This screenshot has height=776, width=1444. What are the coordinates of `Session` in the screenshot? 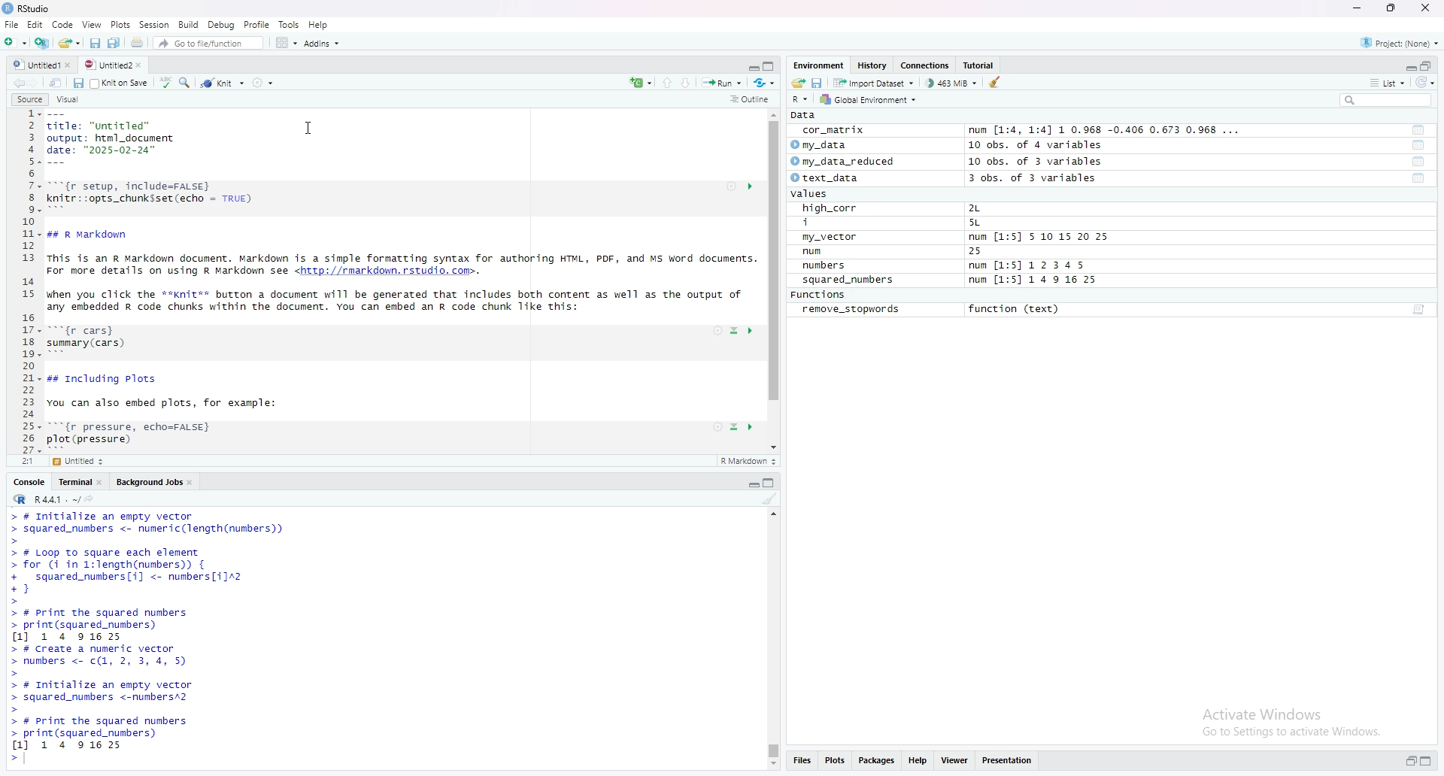 It's located at (153, 26).